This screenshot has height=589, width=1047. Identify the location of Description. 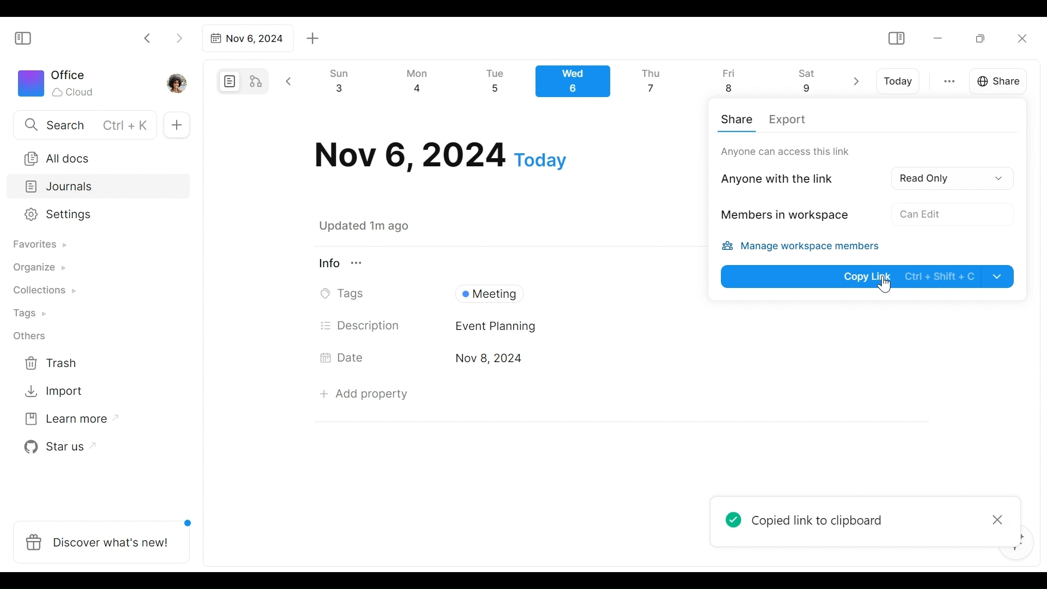
(361, 326).